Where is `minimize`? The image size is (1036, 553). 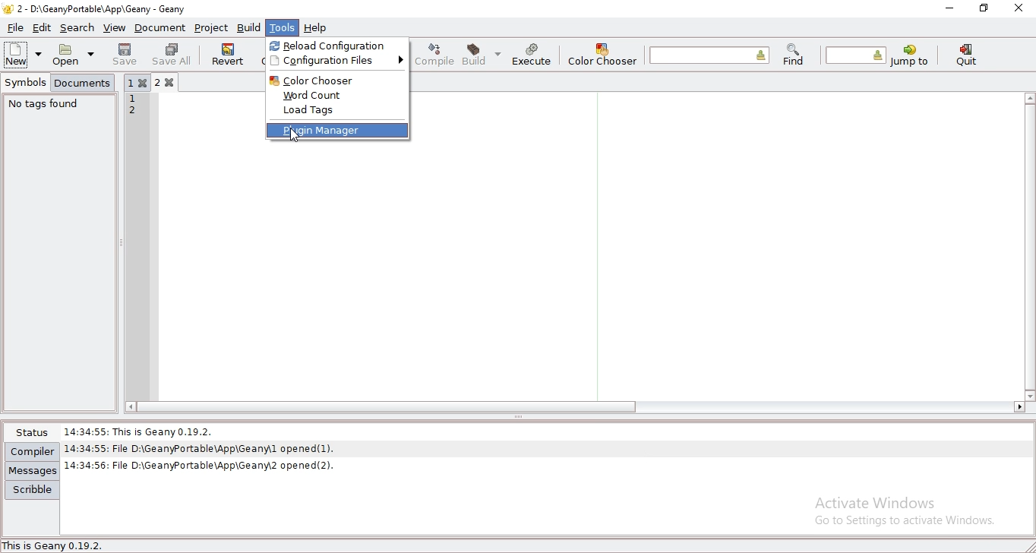 minimize is located at coordinates (949, 8).